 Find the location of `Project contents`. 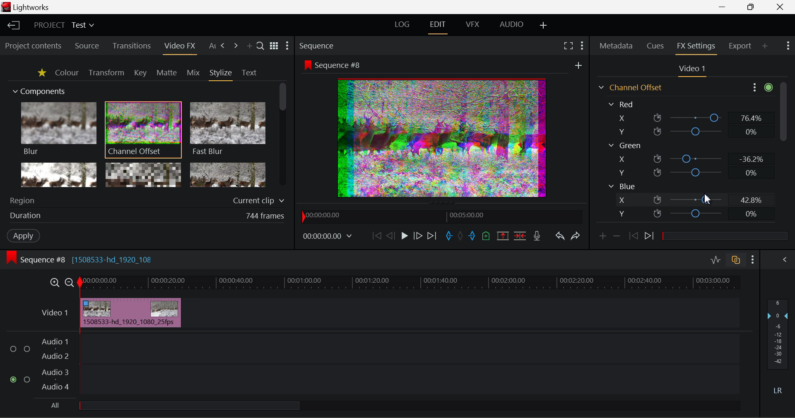

Project contents is located at coordinates (33, 46).